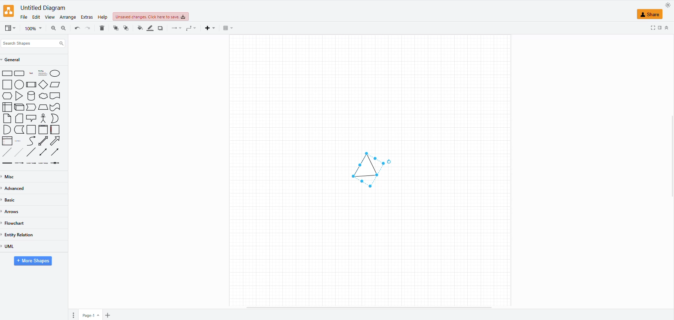 The image size is (674, 320). I want to click on Flag, so click(55, 108).